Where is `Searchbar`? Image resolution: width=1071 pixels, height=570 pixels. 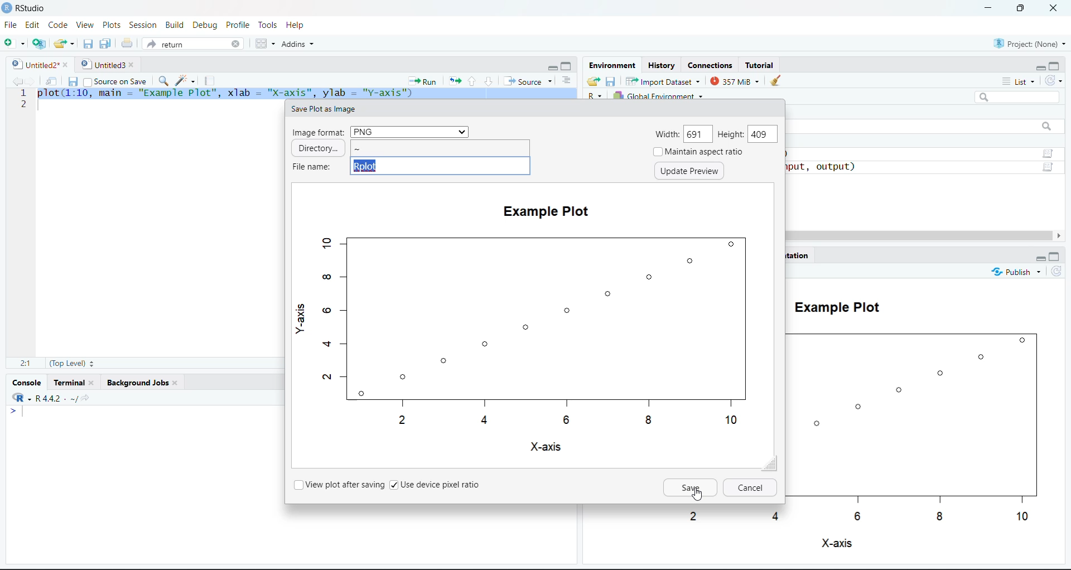
Searchbar is located at coordinates (1046, 127).